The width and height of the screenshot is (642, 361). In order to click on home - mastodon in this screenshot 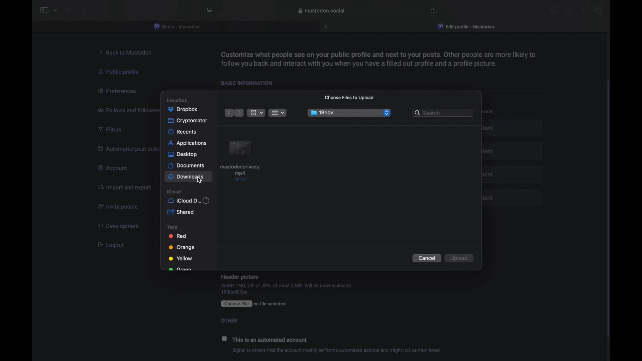, I will do `click(177, 27)`.